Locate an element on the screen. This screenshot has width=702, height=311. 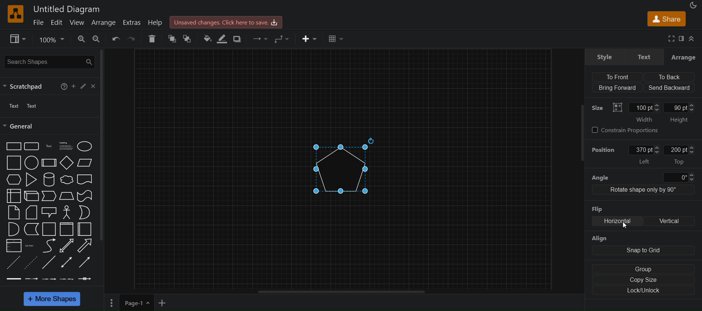
line color is located at coordinates (222, 39).